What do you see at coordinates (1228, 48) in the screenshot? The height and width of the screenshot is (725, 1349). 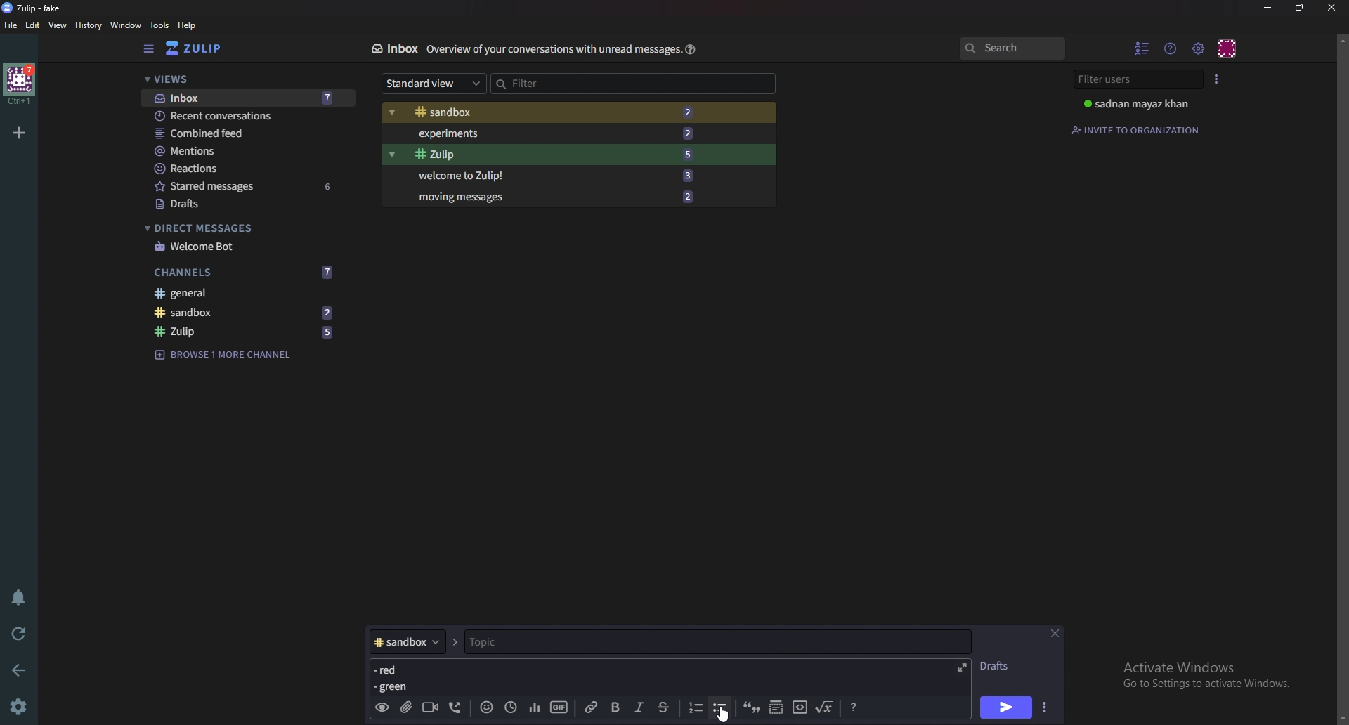 I see `personal menu` at bounding box center [1228, 48].